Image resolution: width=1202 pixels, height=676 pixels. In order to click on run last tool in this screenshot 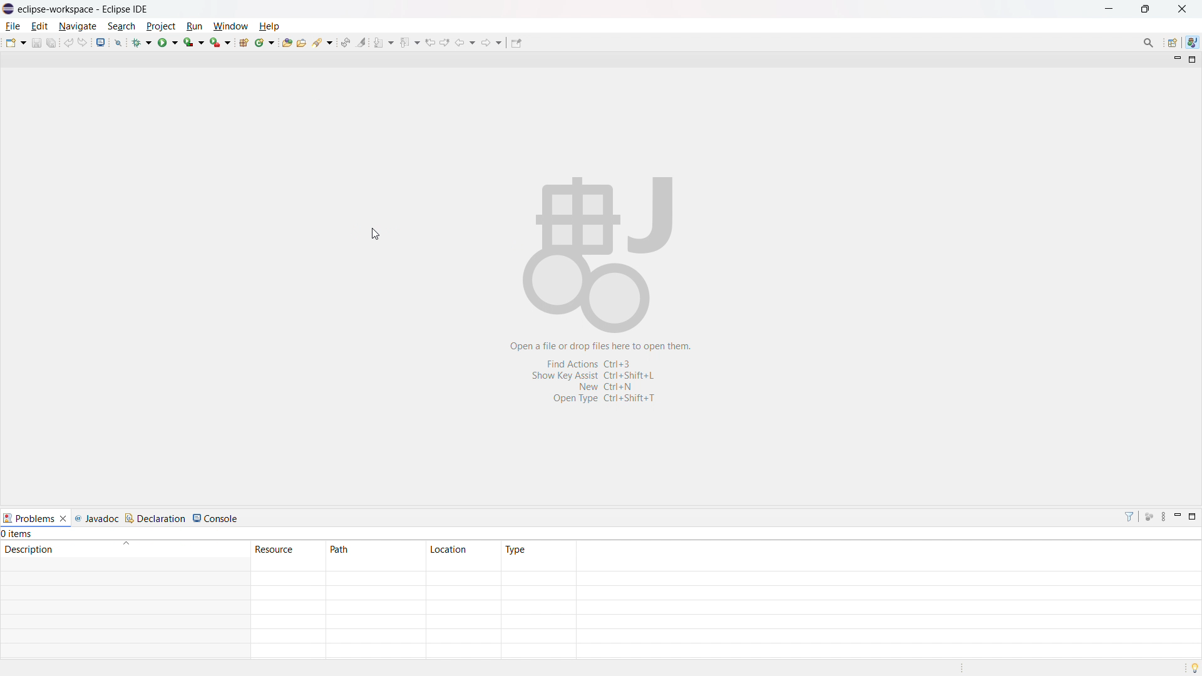, I will do `click(220, 42)`.